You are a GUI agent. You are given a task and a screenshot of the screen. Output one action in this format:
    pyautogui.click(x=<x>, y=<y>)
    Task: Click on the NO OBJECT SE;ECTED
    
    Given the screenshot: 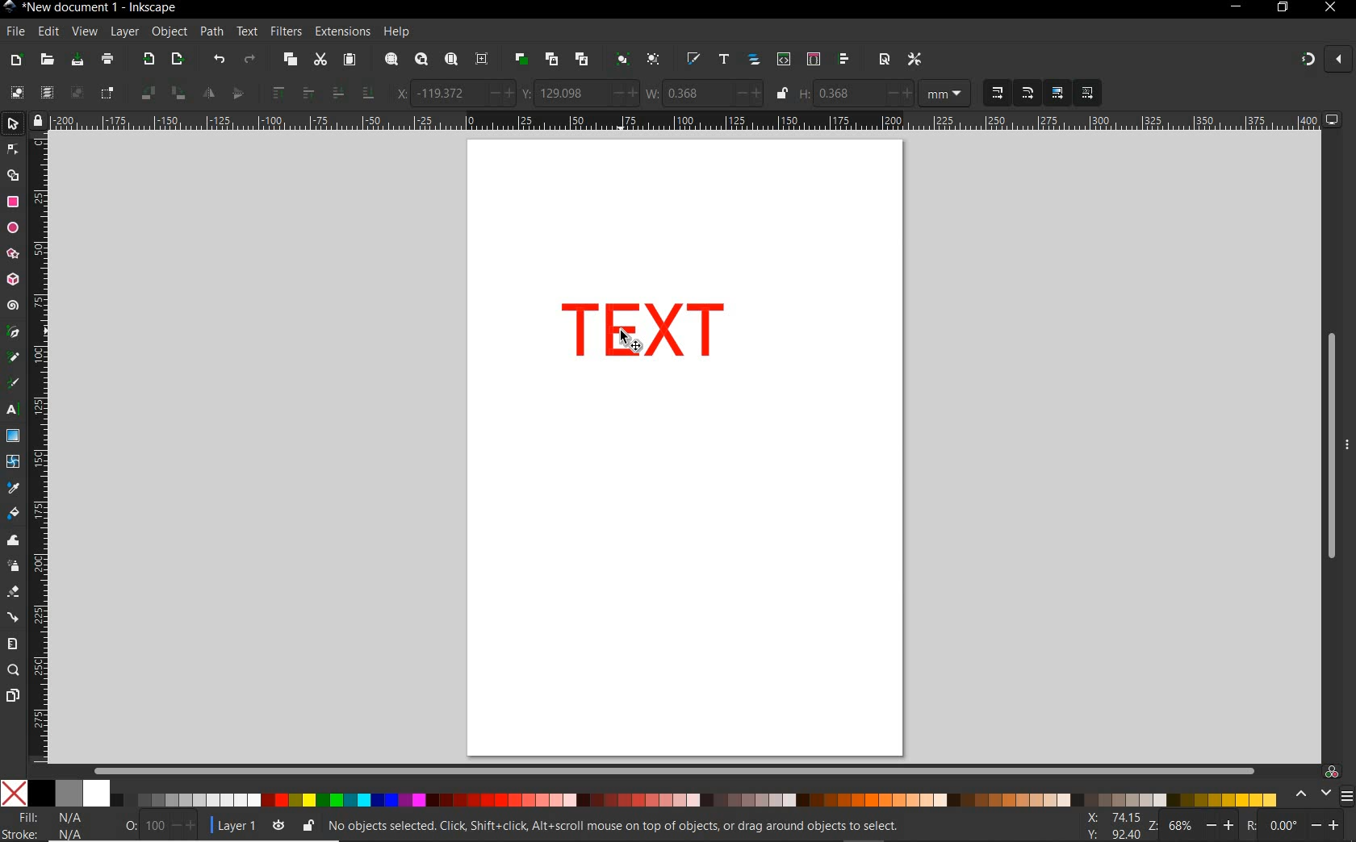 What is the action you would take?
    pyautogui.click(x=614, y=828)
    